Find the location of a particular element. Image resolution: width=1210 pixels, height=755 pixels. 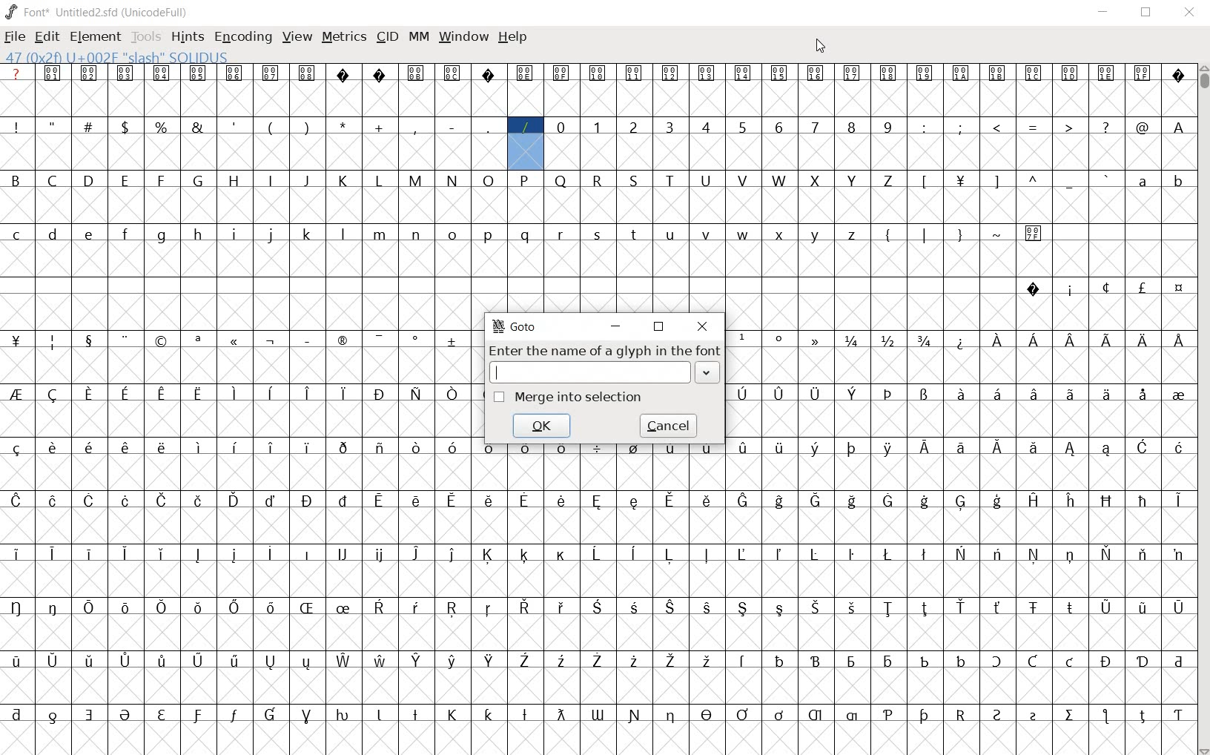

glyph is located at coordinates (1034, 716).